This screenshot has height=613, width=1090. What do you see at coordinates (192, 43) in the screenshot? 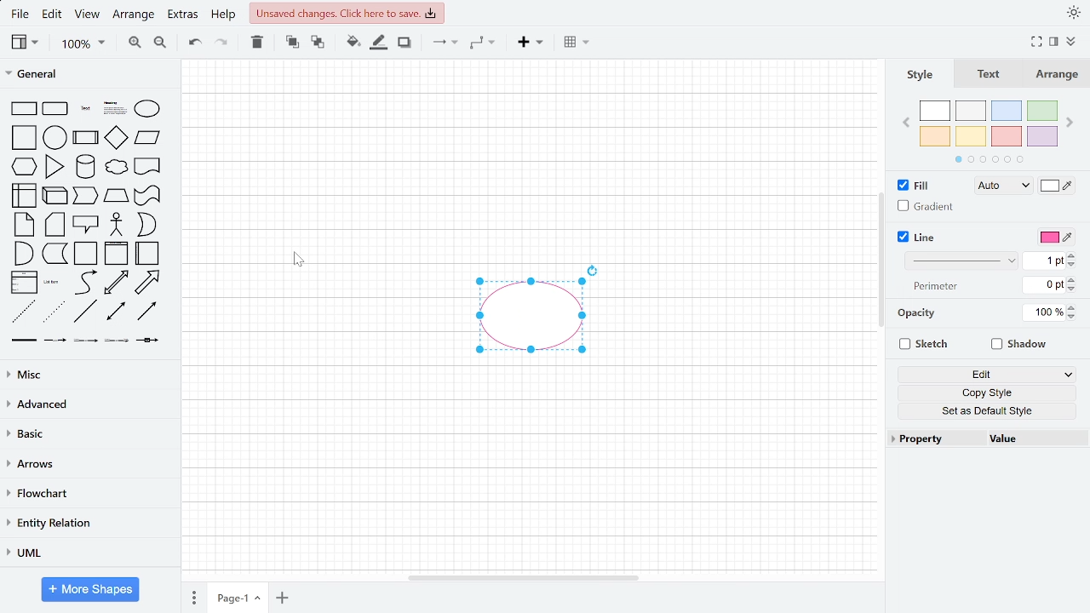
I see `undo` at bounding box center [192, 43].